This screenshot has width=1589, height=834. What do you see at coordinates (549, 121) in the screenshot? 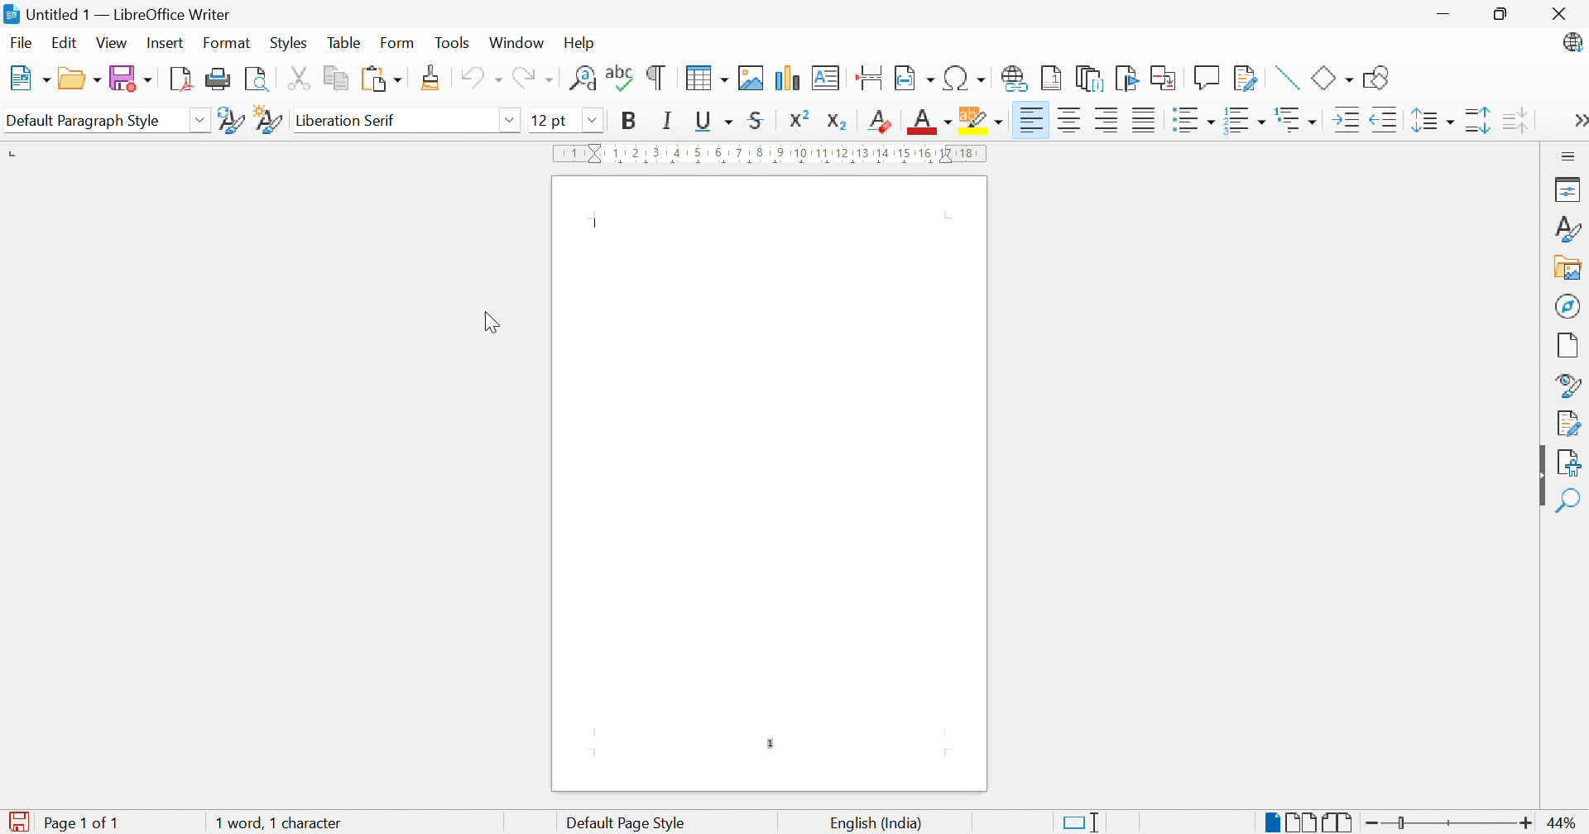
I see `12 pt` at bounding box center [549, 121].